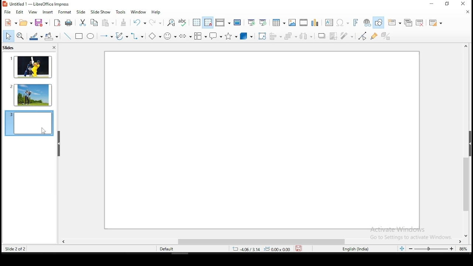  I want to click on stars and banners, so click(231, 36).